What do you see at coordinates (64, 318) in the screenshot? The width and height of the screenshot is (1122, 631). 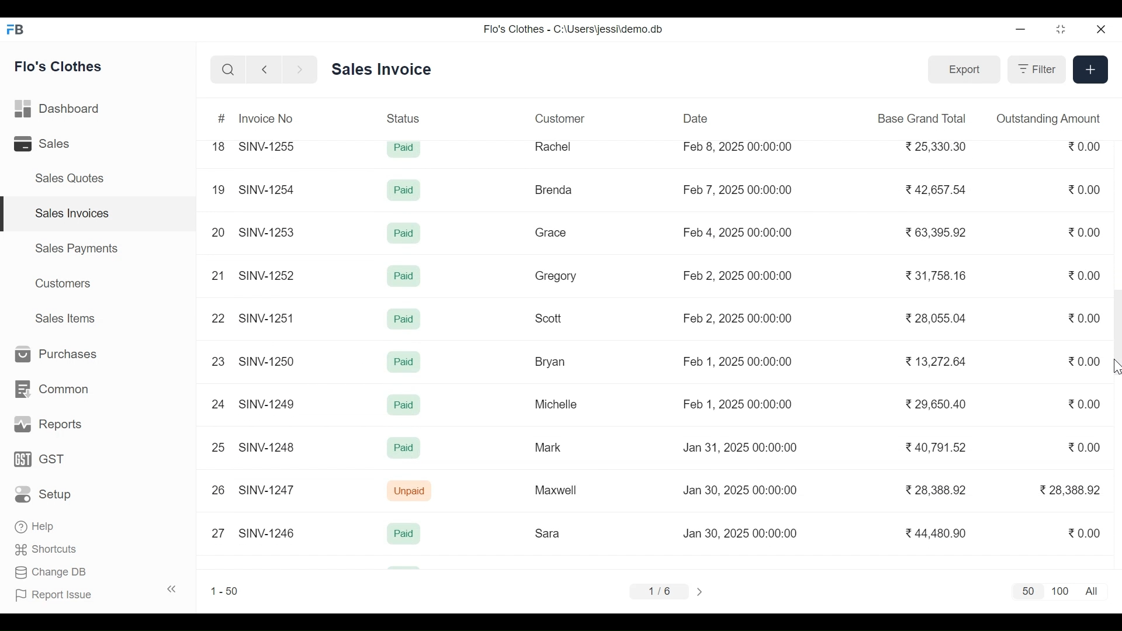 I see `Sales Items` at bounding box center [64, 318].